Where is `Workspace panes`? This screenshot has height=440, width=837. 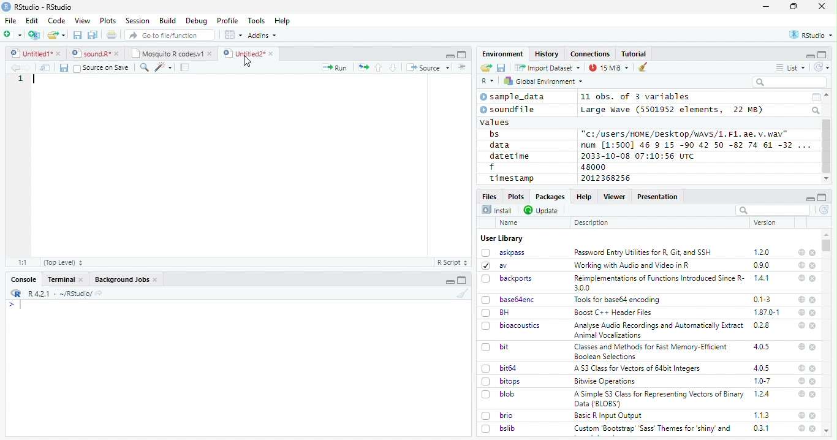
Workspace panes is located at coordinates (233, 35).